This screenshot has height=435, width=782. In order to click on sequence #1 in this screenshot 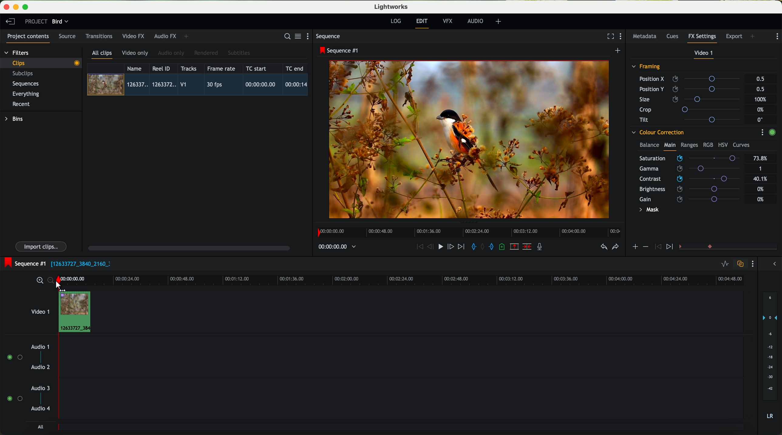, I will do `click(340, 50)`.